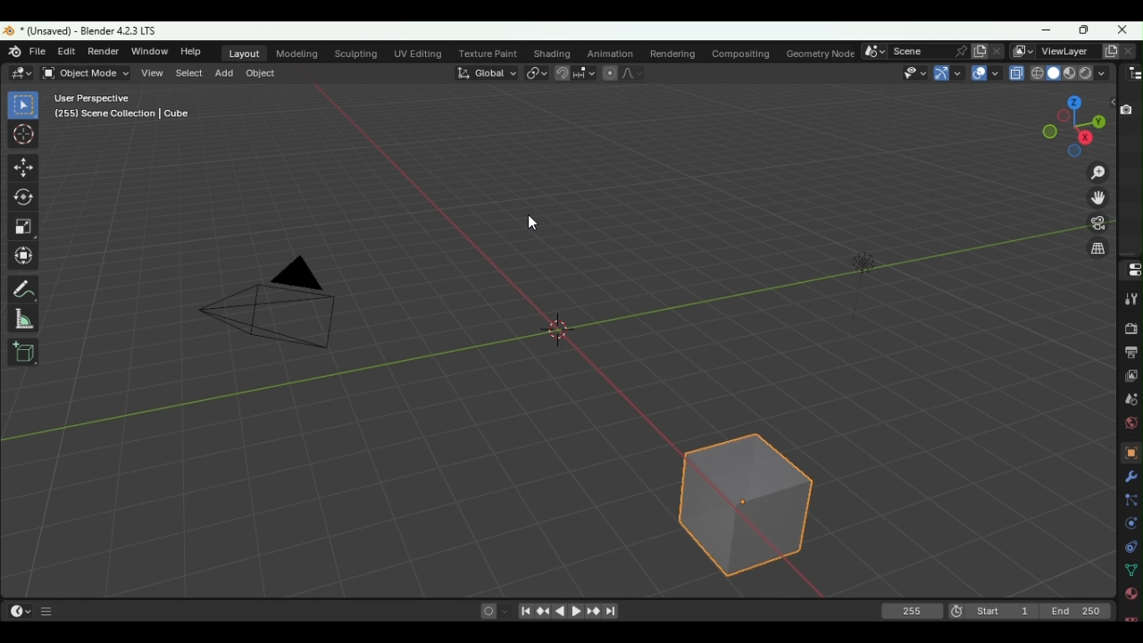  I want to click on Jump to first/last frame in frame range, so click(611, 612).